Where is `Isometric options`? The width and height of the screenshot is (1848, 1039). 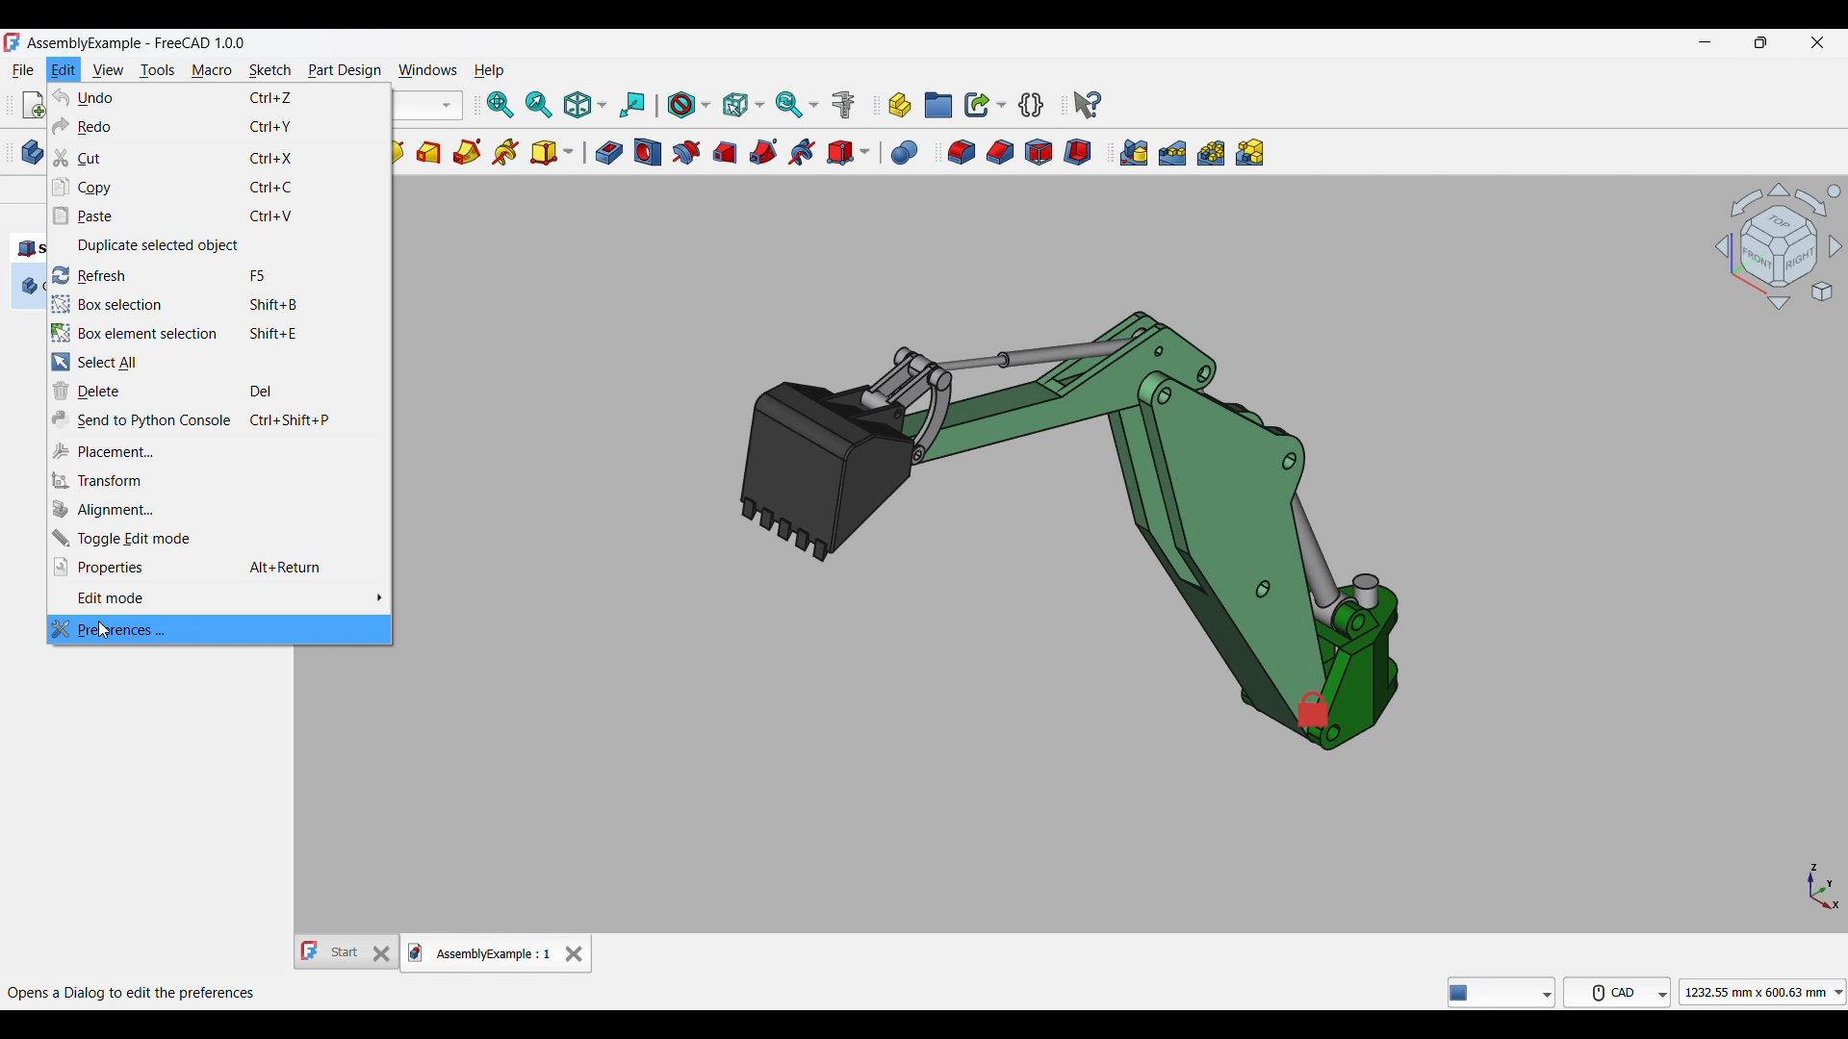 Isometric options is located at coordinates (585, 105).